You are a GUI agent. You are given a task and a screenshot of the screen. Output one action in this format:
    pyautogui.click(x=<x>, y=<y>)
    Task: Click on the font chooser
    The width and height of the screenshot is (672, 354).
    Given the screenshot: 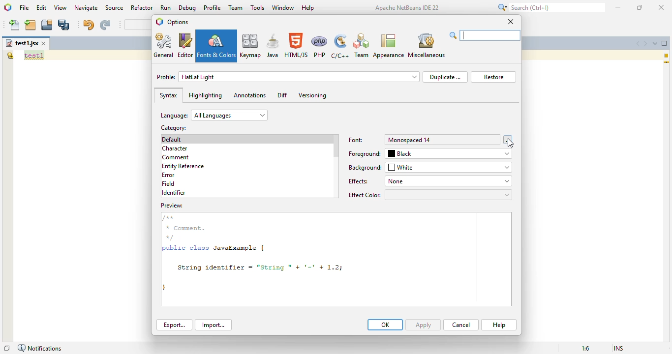 What is the action you would take?
    pyautogui.click(x=507, y=140)
    